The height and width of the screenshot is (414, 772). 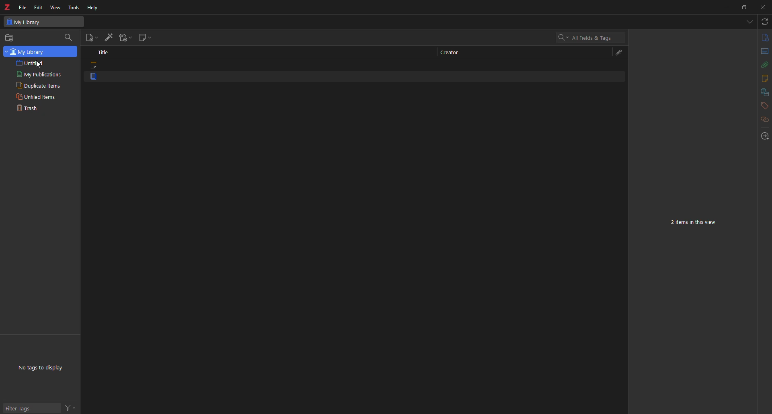 What do you see at coordinates (617, 53) in the screenshot?
I see `attach` at bounding box center [617, 53].